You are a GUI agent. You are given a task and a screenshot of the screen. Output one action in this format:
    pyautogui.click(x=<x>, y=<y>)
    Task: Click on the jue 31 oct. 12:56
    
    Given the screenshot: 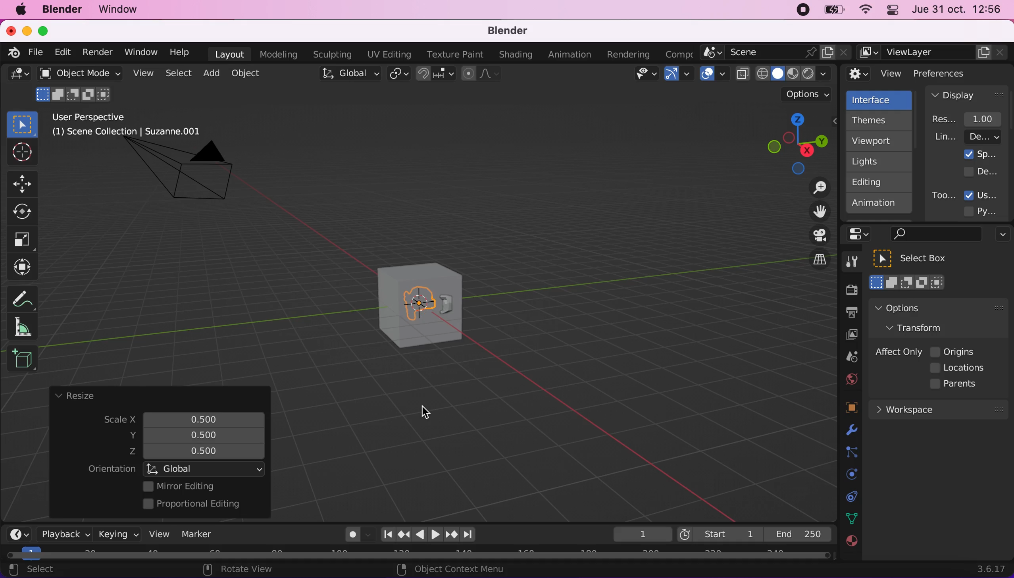 What is the action you would take?
    pyautogui.click(x=957, y=10)
    